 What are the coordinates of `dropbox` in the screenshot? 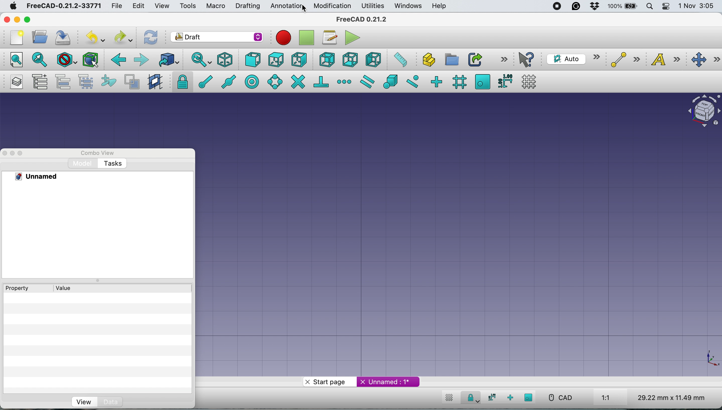 It's located at (595, 7).